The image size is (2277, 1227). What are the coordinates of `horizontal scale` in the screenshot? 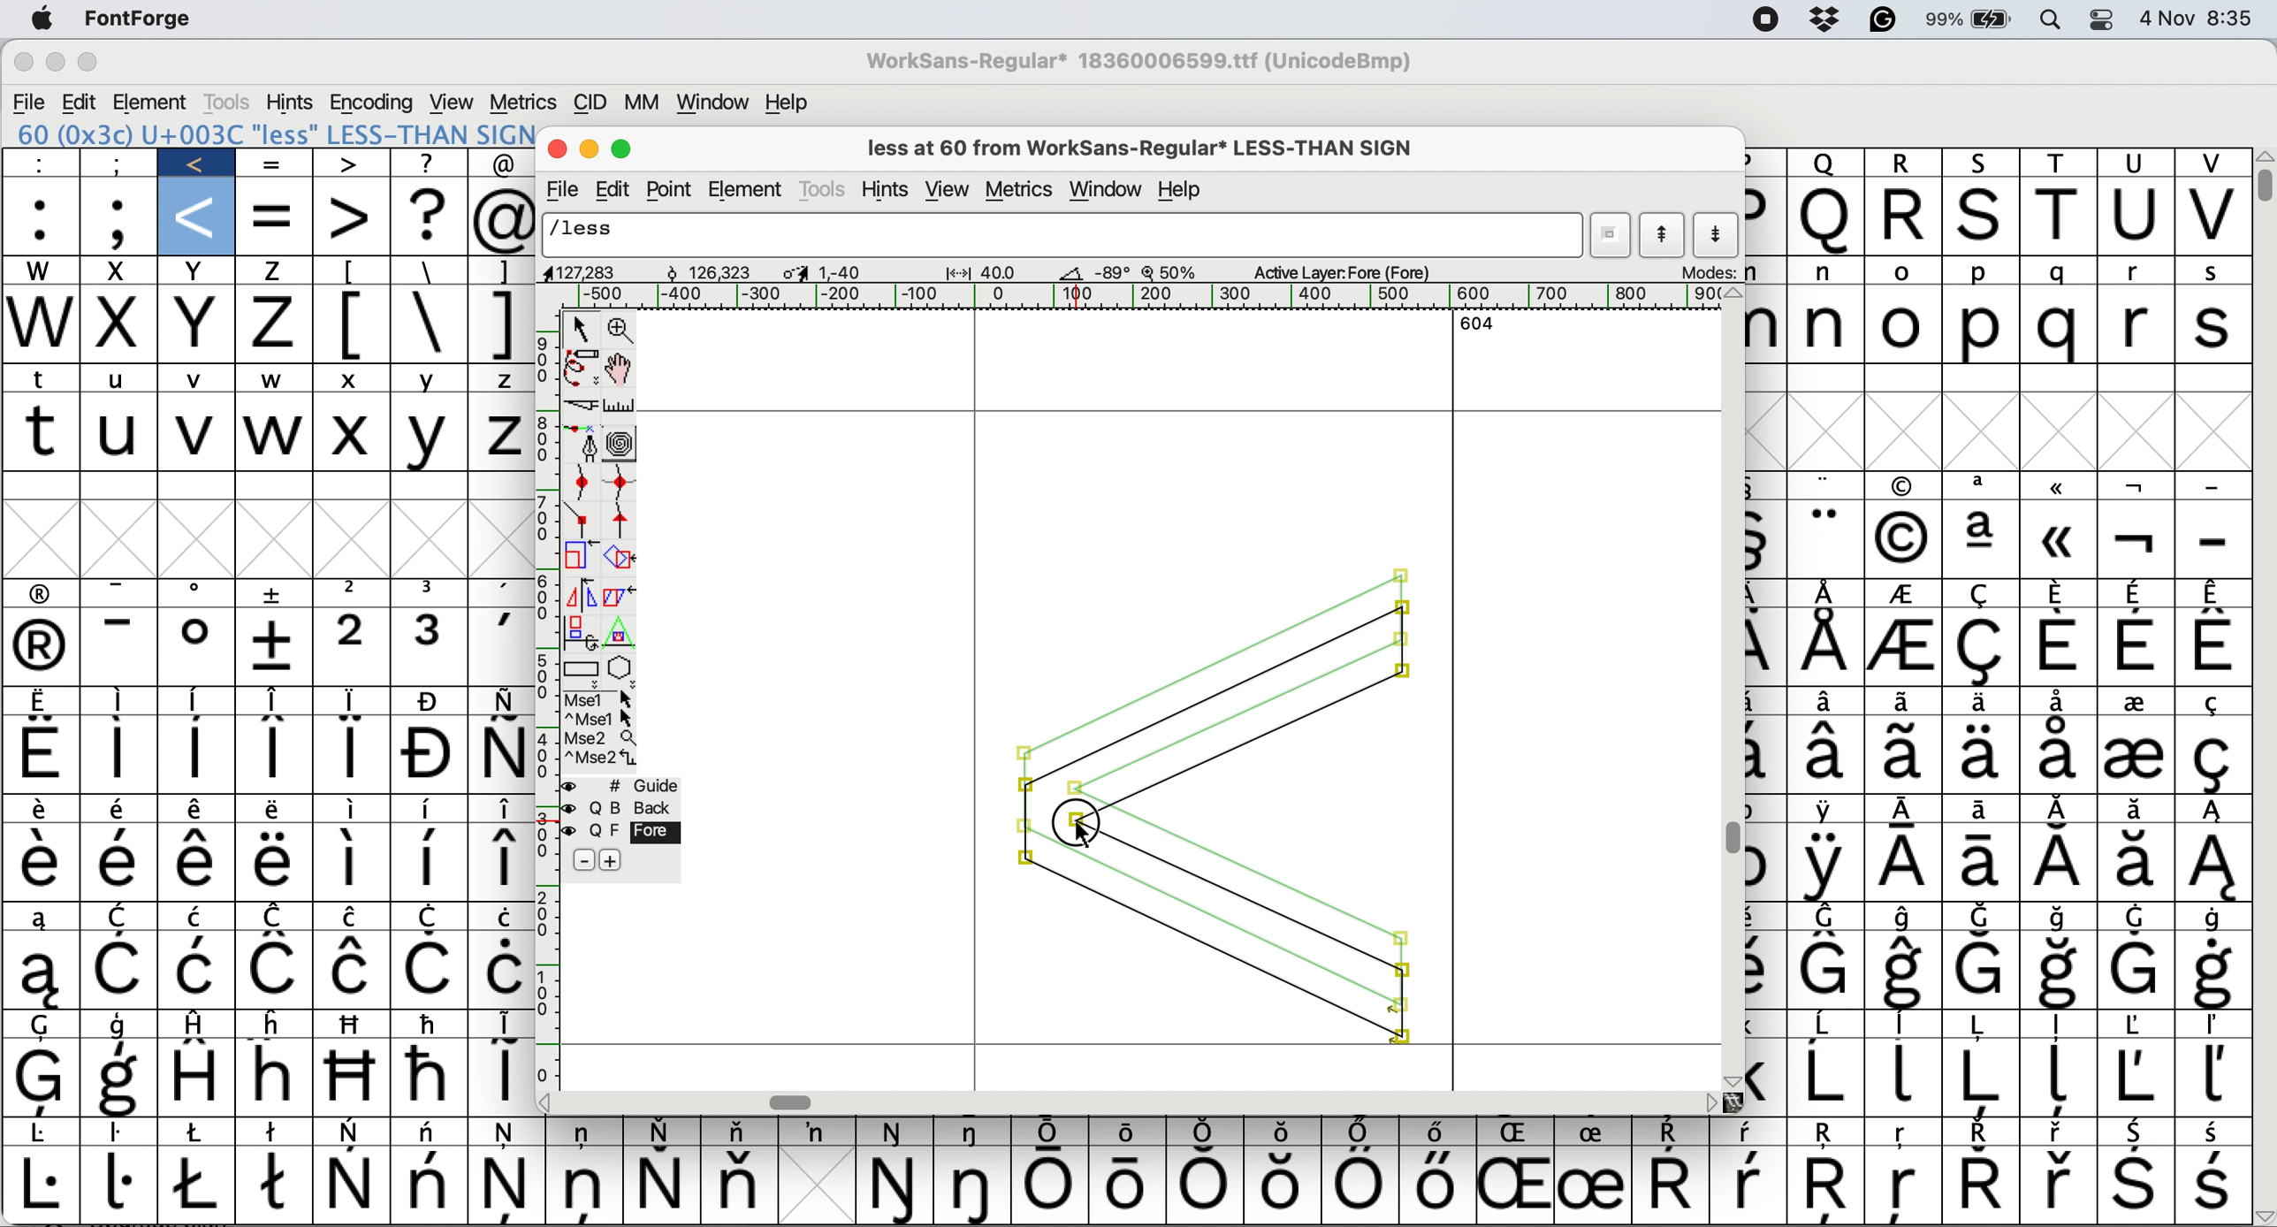 It's located at (1129, 297).